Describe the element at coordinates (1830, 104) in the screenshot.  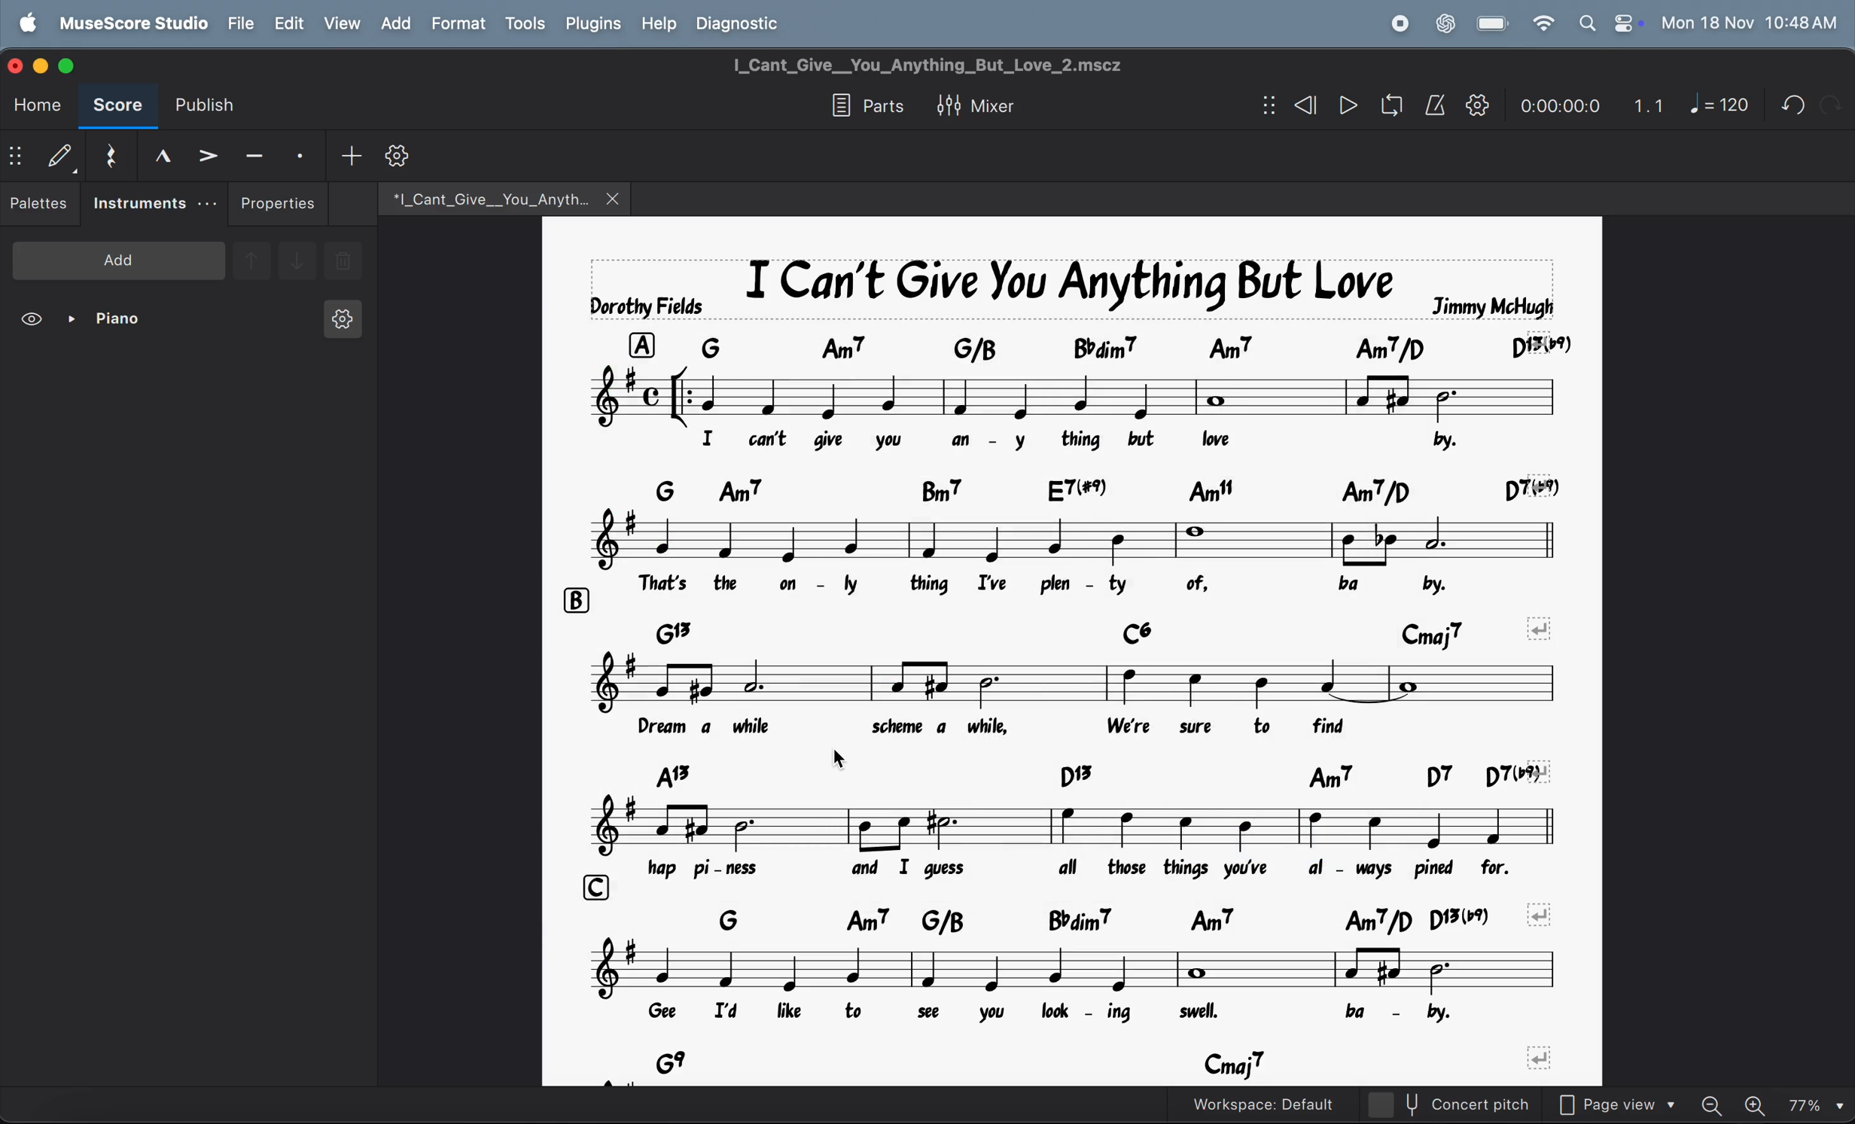
I see `undo` at that location.